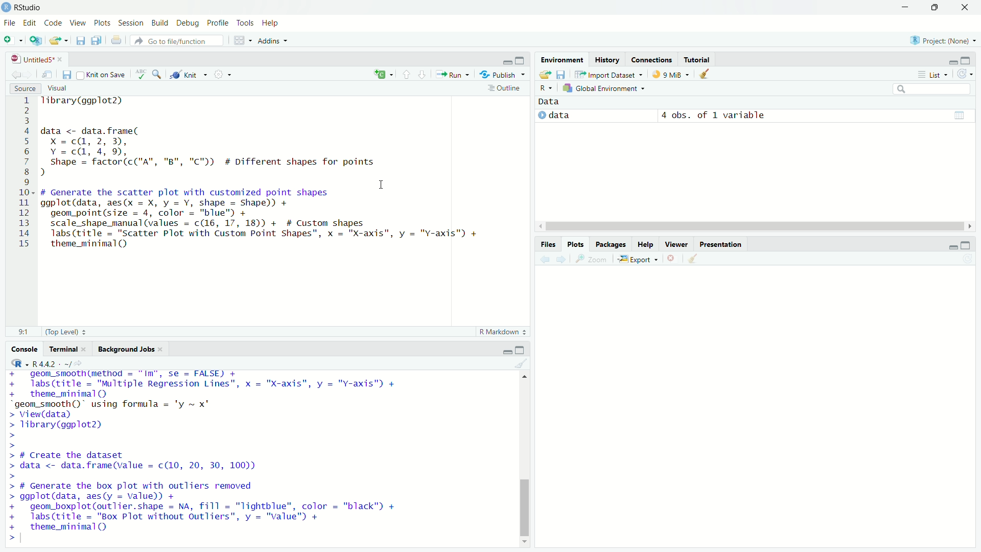  I want to click on Knit, so click(188, 74).